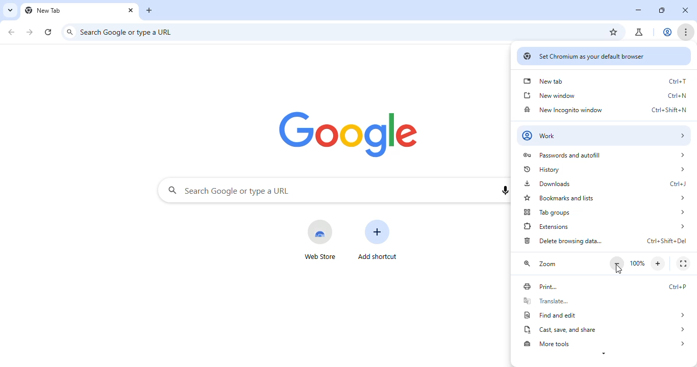  Describe the element at coordinates (11, 31) in the screenshot. I see `go back` at that location.